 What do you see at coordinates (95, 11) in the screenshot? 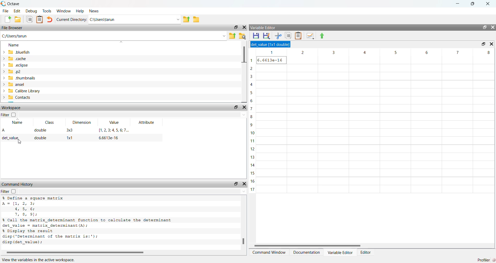
I see `news` at bounding box center [95, 11].